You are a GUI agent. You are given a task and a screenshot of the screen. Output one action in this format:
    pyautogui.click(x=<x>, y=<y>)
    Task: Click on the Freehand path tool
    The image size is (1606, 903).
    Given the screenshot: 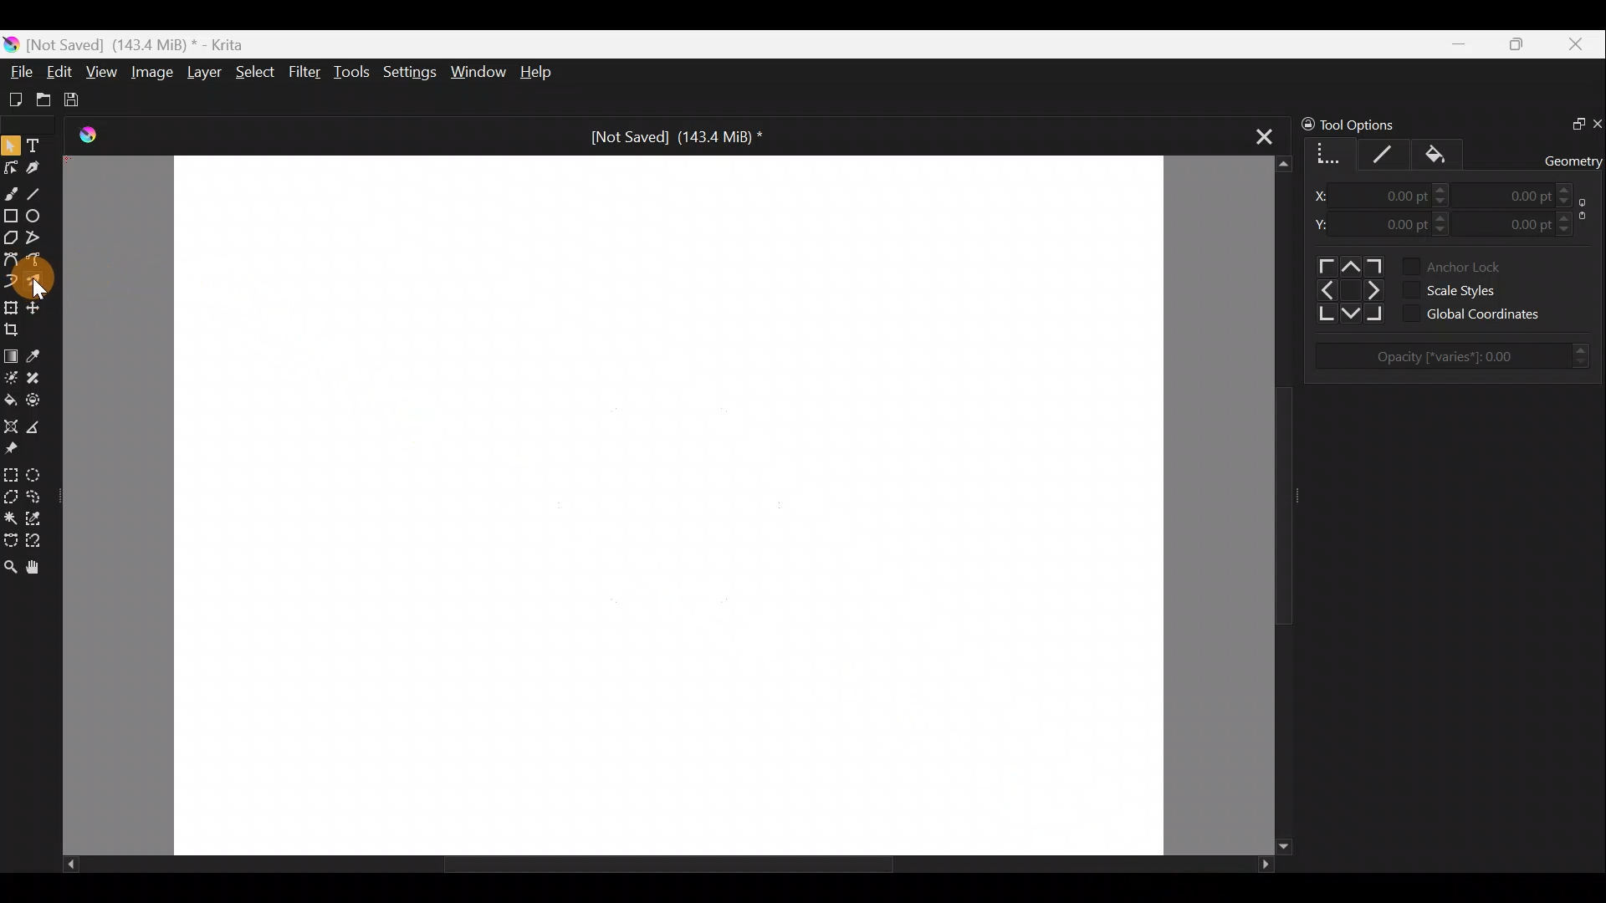 What is the action you would take?
    pyautogui.click(x=37, y=263)
    